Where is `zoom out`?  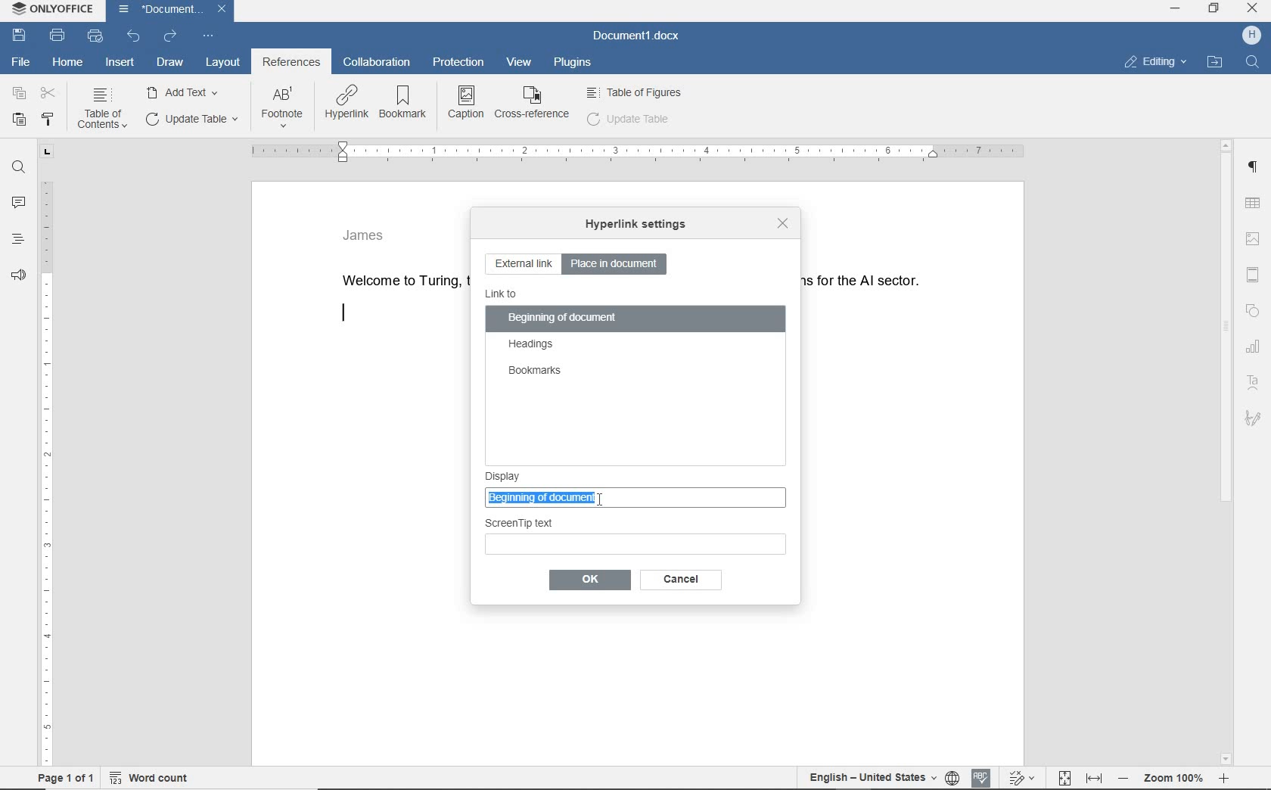
zoom out is located at coordinates (1126, 780).